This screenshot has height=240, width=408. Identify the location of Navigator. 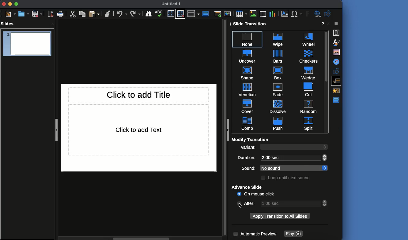
(337, 62).